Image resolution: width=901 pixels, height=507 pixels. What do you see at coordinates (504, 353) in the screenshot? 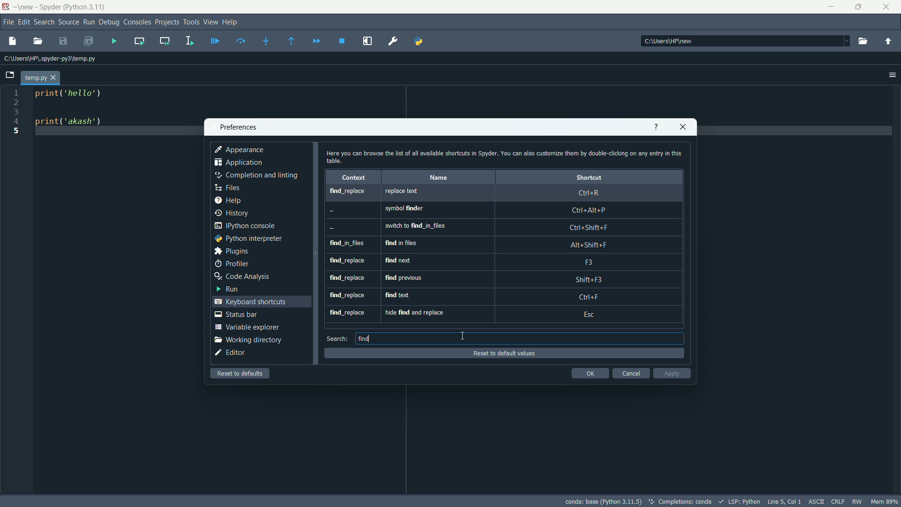
I see `reset to default values` at bounding box center [504, 353].